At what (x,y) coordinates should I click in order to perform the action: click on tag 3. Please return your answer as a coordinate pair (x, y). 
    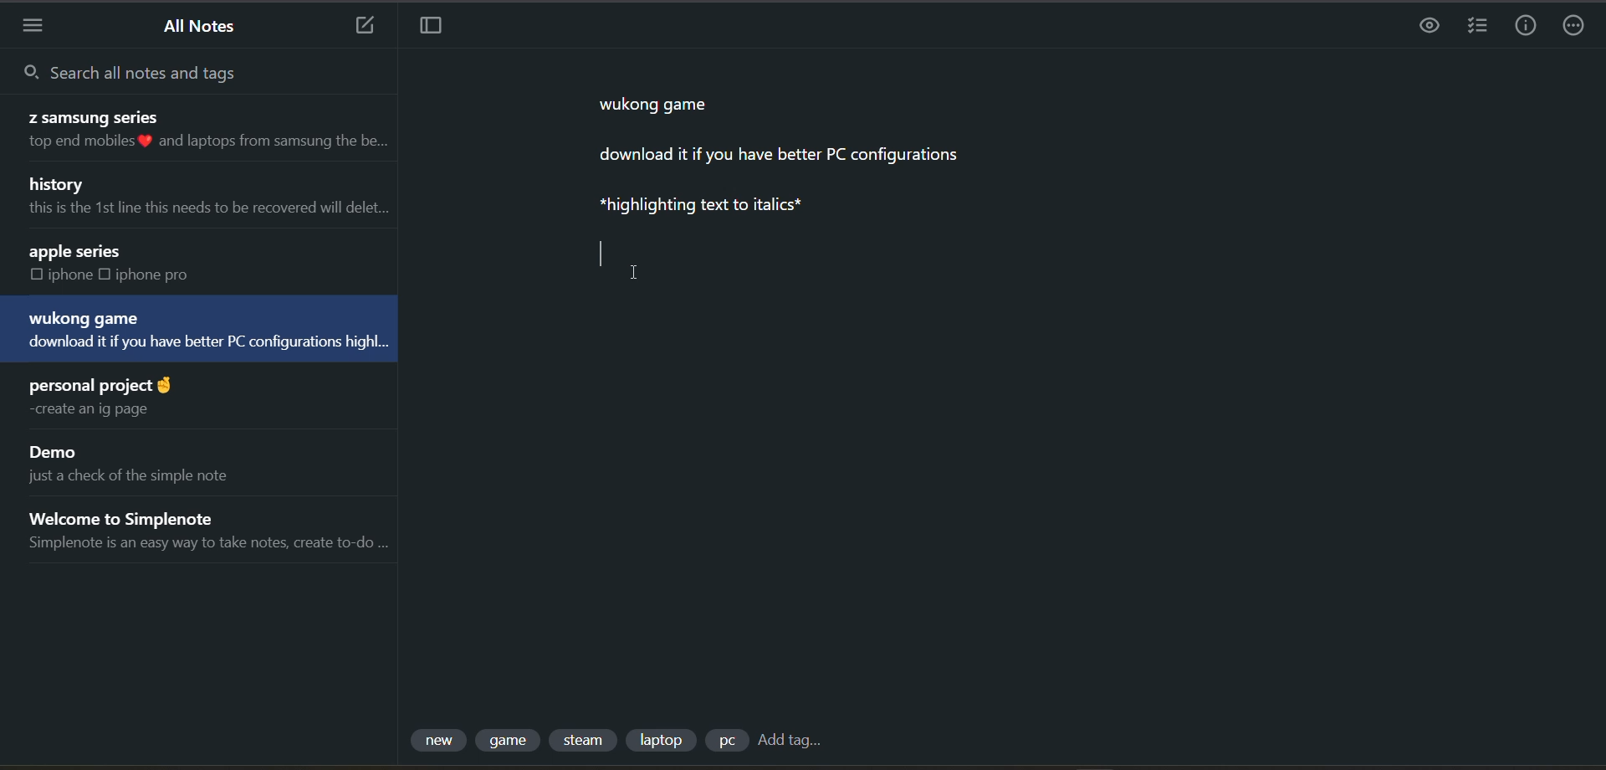
    Looking at the image, I should click on (586, 741).